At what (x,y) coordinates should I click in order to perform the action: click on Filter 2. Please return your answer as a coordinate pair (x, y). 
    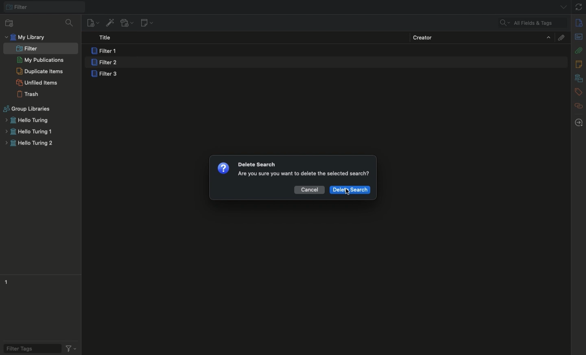
    Looking at the image, I should click on (104, 63).